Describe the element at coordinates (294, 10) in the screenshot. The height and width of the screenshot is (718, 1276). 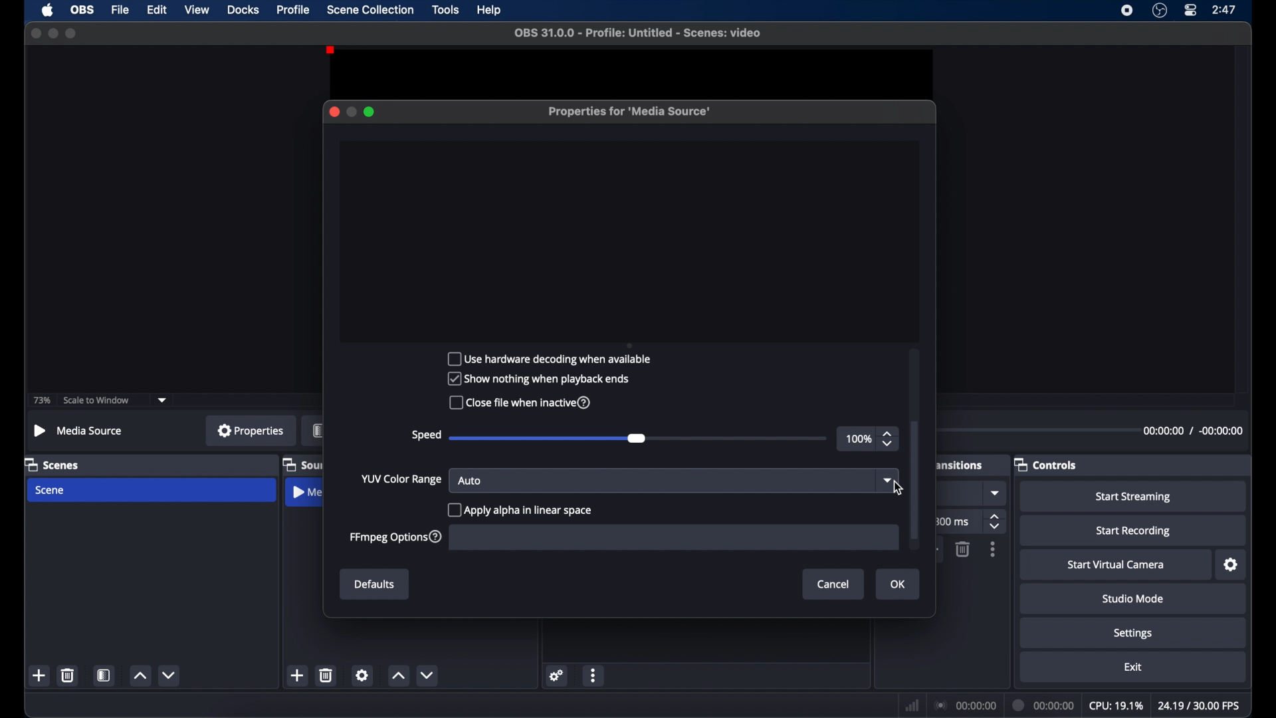
I see `profile` at that location.